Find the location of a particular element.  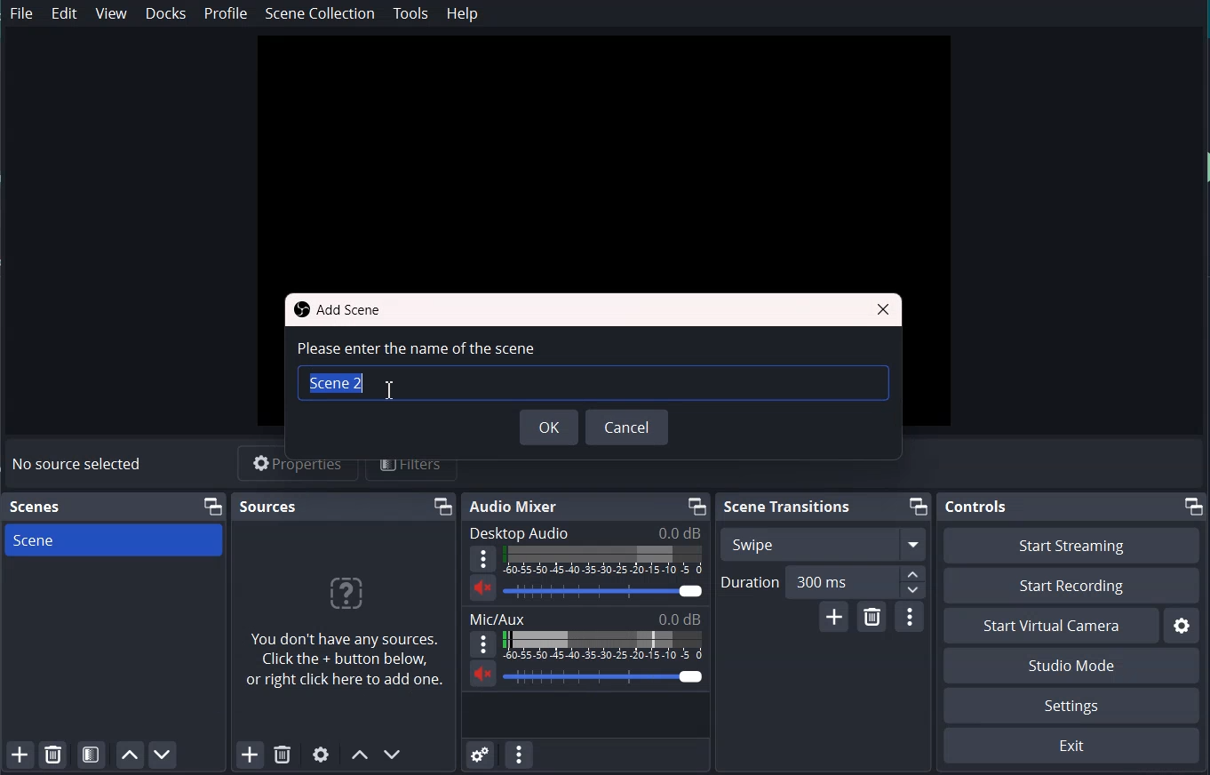

Properties is located at coordinates (299, 468).